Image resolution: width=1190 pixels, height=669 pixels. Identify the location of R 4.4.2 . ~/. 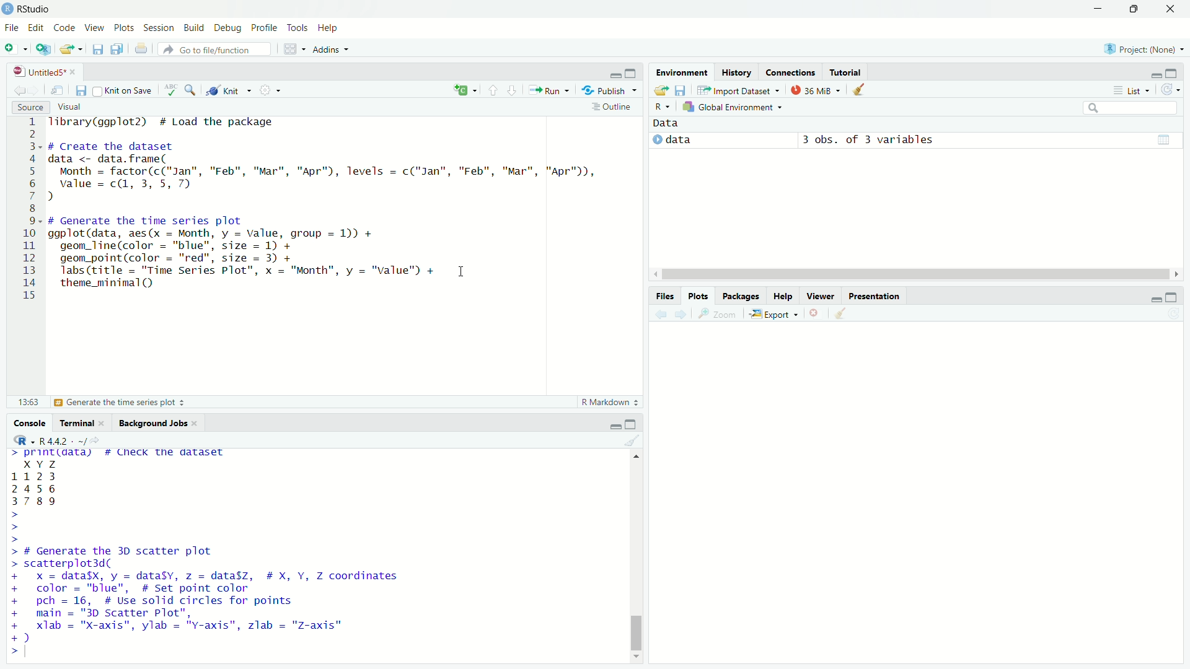
(55, 439).